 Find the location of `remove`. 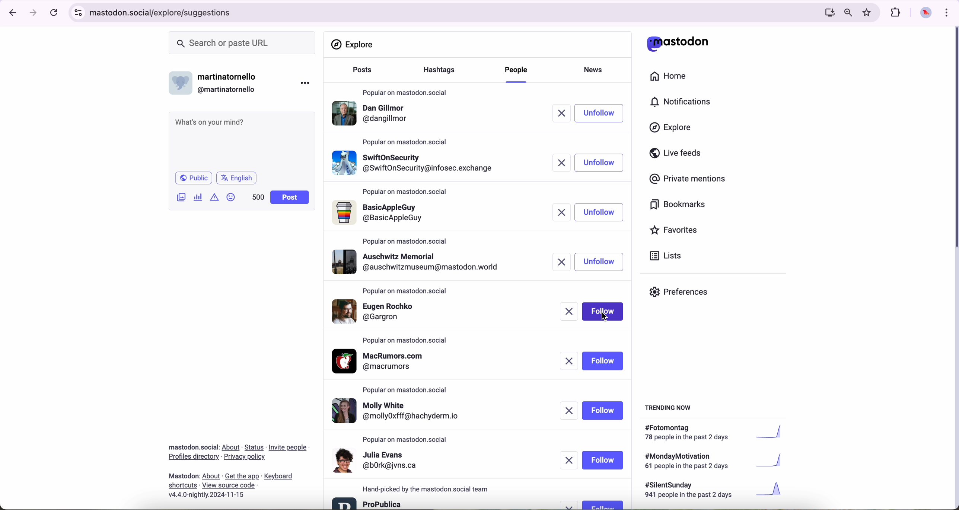

remove is located at coordinates (569, 361).